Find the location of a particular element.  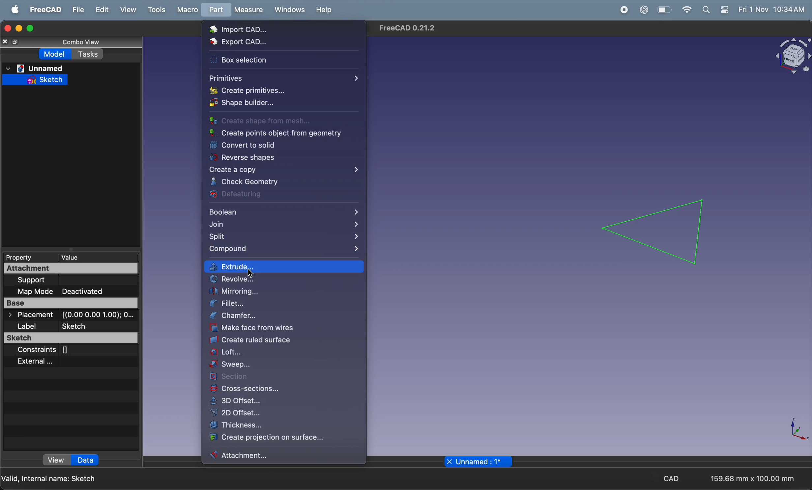

tasks is located at coordinates (90, 54).